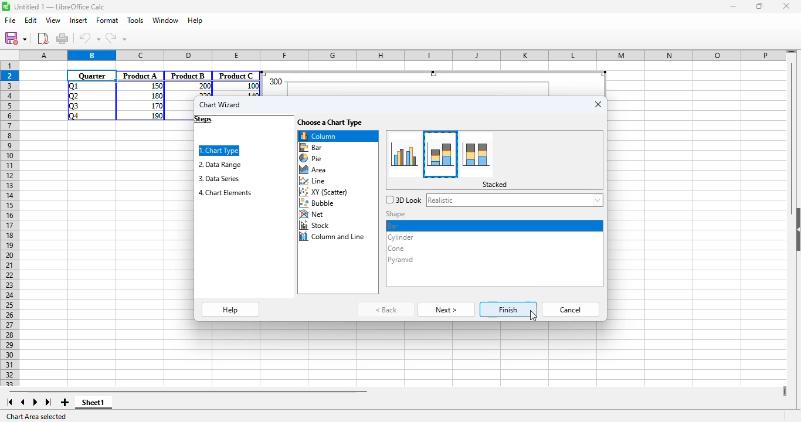  Describe the element at coordinates (157, 115) in the screenshot. I see `190` at that location.